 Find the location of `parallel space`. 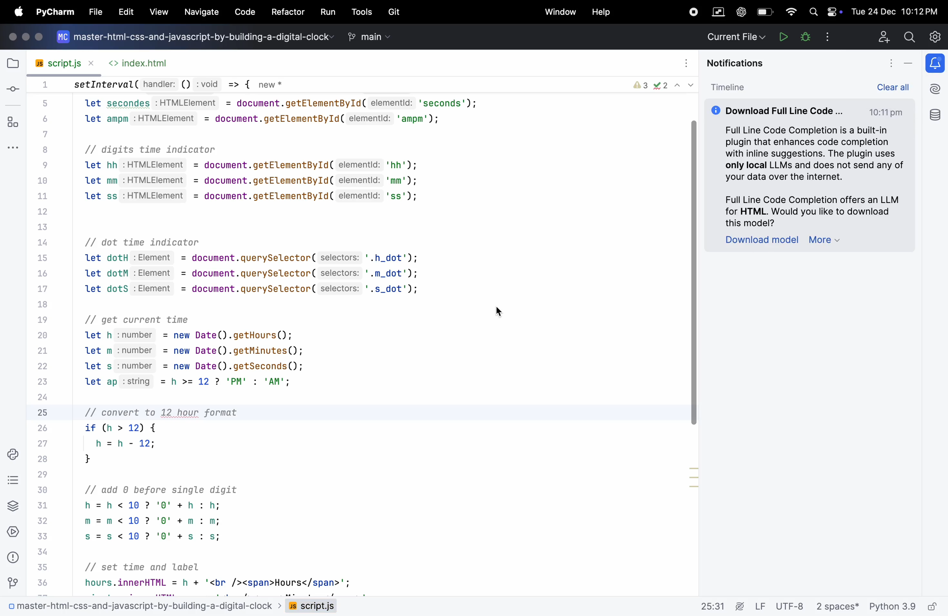

parallel space is located at coordinates (719, 11).